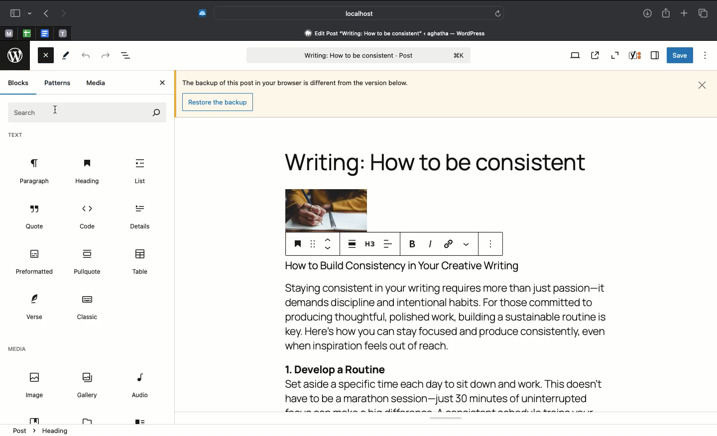 The image size is (717, 436). Describe the element at coordinates (17, 350) in the screenshot. I see `Media` at that location.